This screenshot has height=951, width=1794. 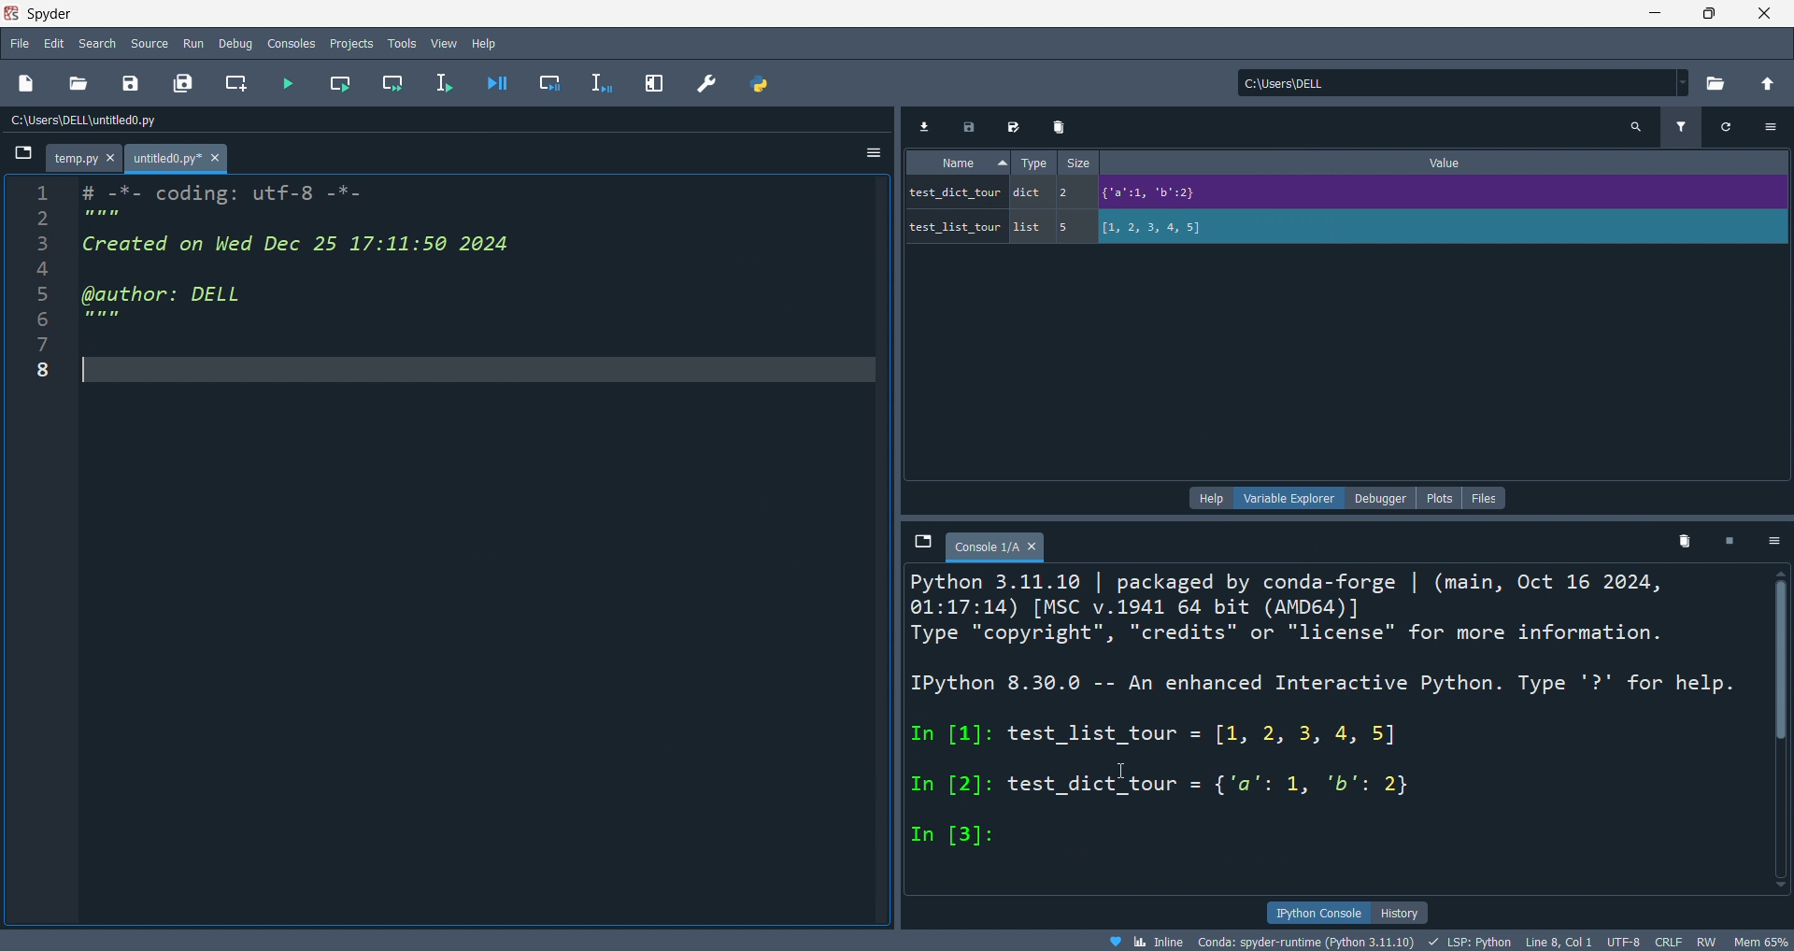 I want to click on RW, so click(x=1711, y=941).